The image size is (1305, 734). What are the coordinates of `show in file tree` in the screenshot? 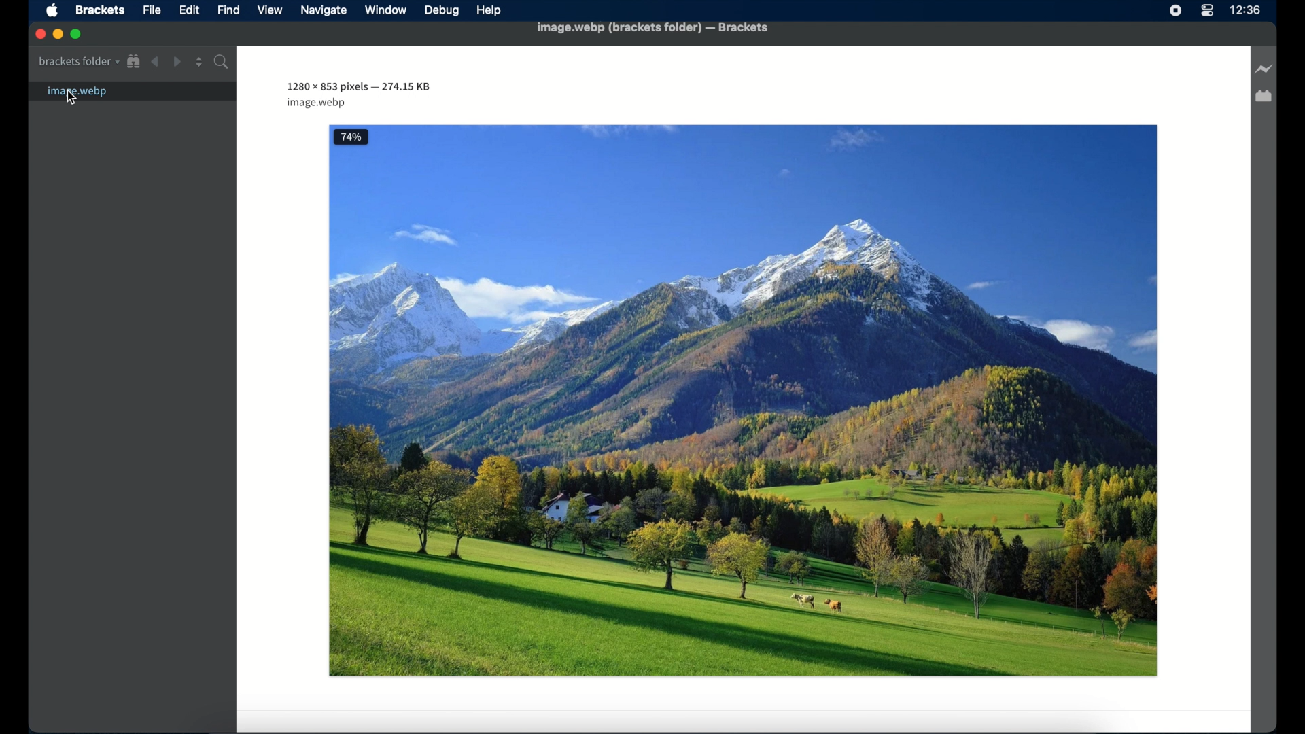 It's located at (134, 62).